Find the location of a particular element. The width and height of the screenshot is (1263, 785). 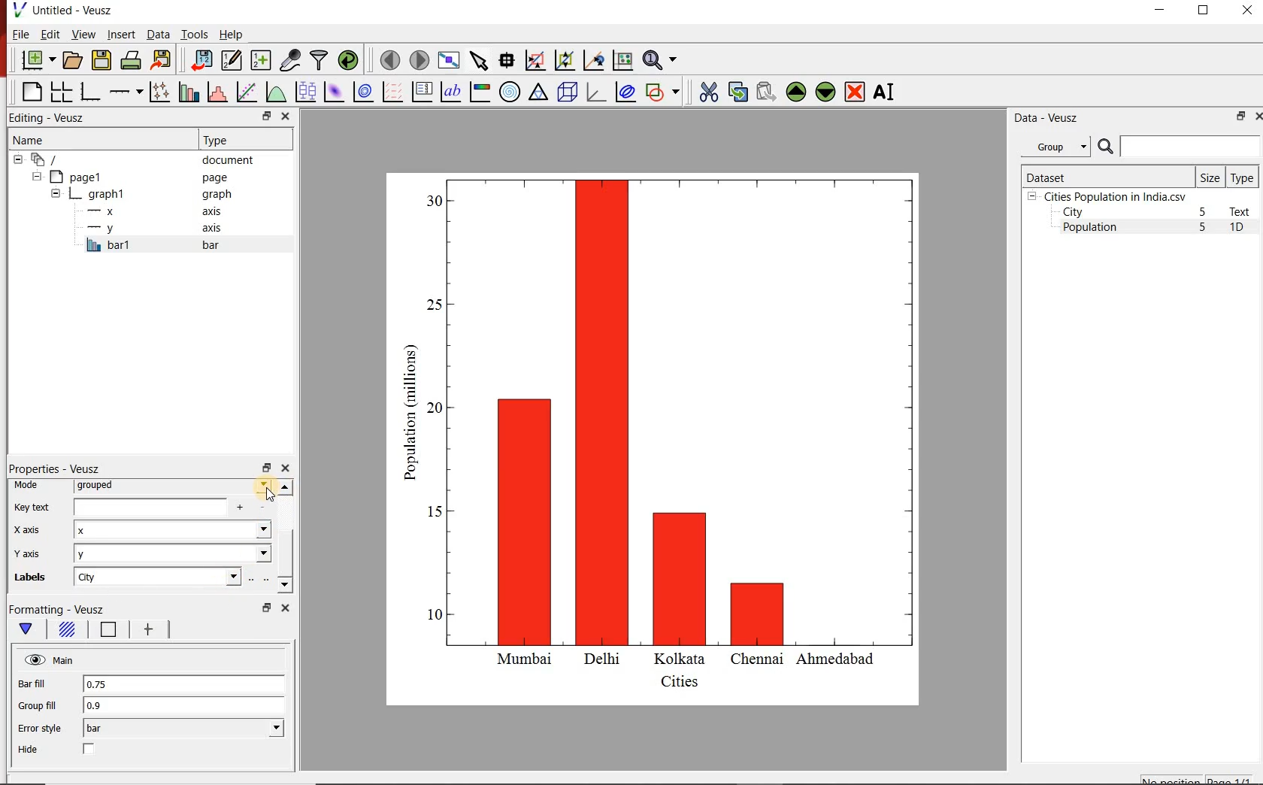

Population is located at coordinates (1090, 229).